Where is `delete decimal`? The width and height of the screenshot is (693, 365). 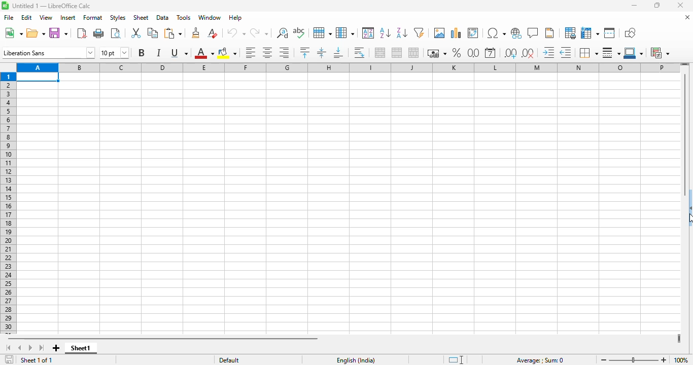 delete decimal is located at coordinates (529, 53).